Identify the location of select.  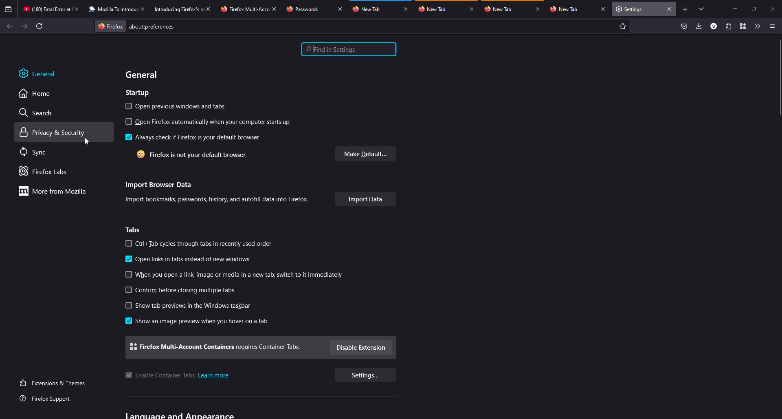
(128, 274).